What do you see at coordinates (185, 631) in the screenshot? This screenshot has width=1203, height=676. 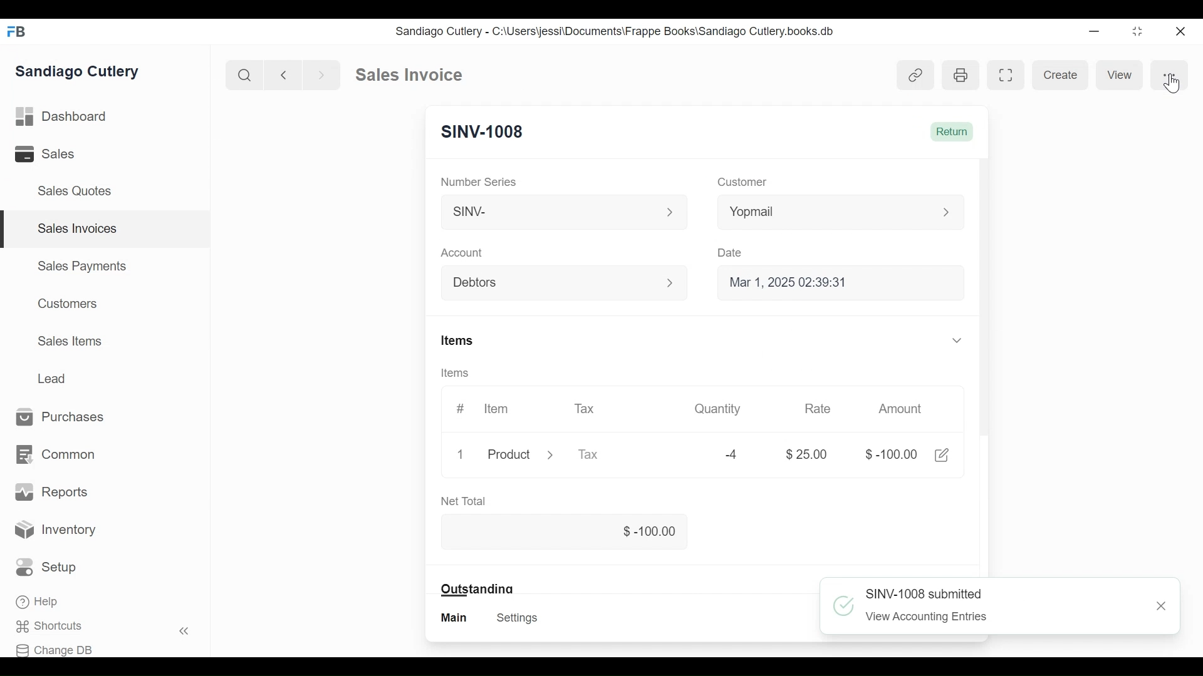 I see `Hide sidebar` at bounding box center [185, 631].